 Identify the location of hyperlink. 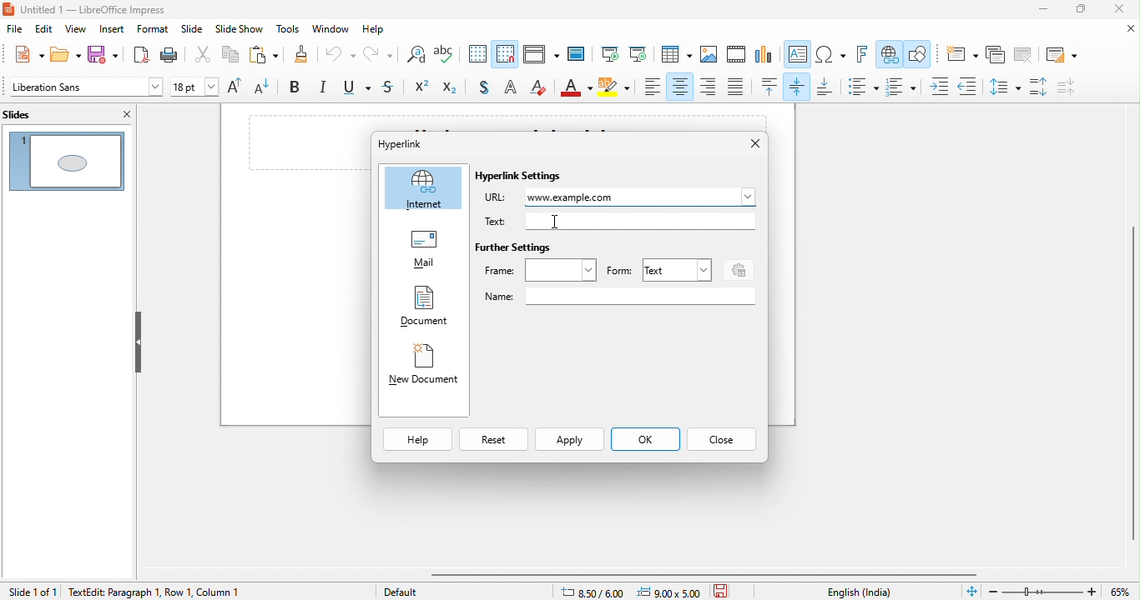
(889, 55).